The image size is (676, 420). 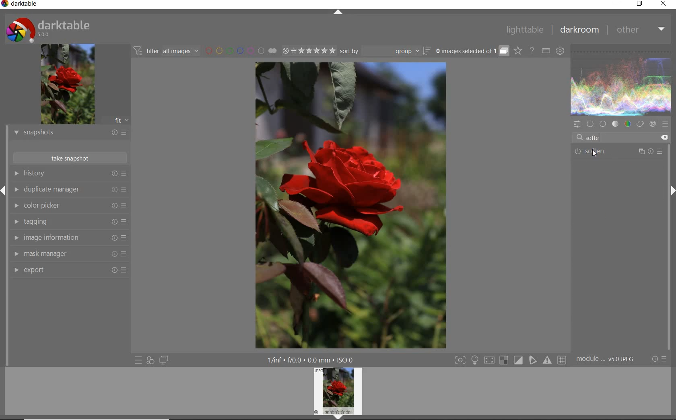 I want to click on range ratings for selected images, so click(x=309, y=51).